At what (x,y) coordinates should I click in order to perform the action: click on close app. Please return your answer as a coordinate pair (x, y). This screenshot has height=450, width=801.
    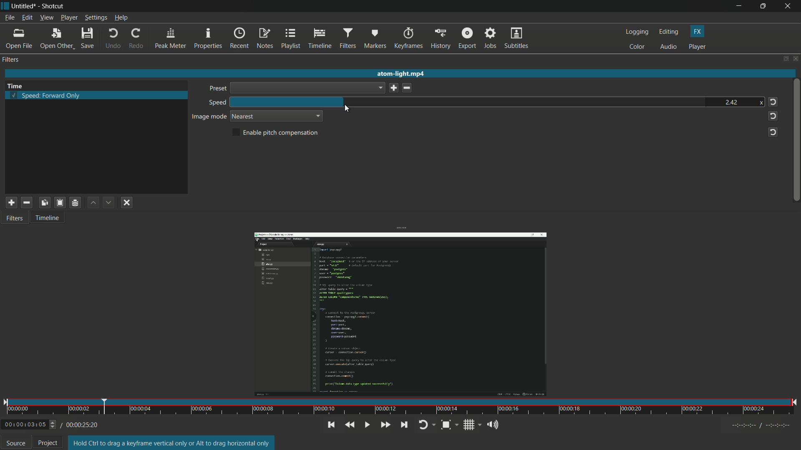
    Looking at the image, I should click on (789, 6).